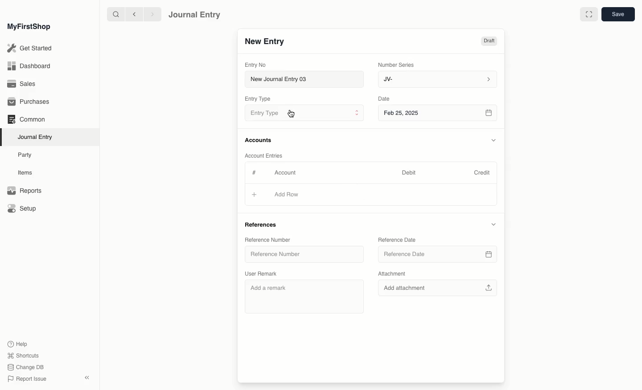 This screenshot has width=642, height=390. I want to click on save, so click(617, 15).